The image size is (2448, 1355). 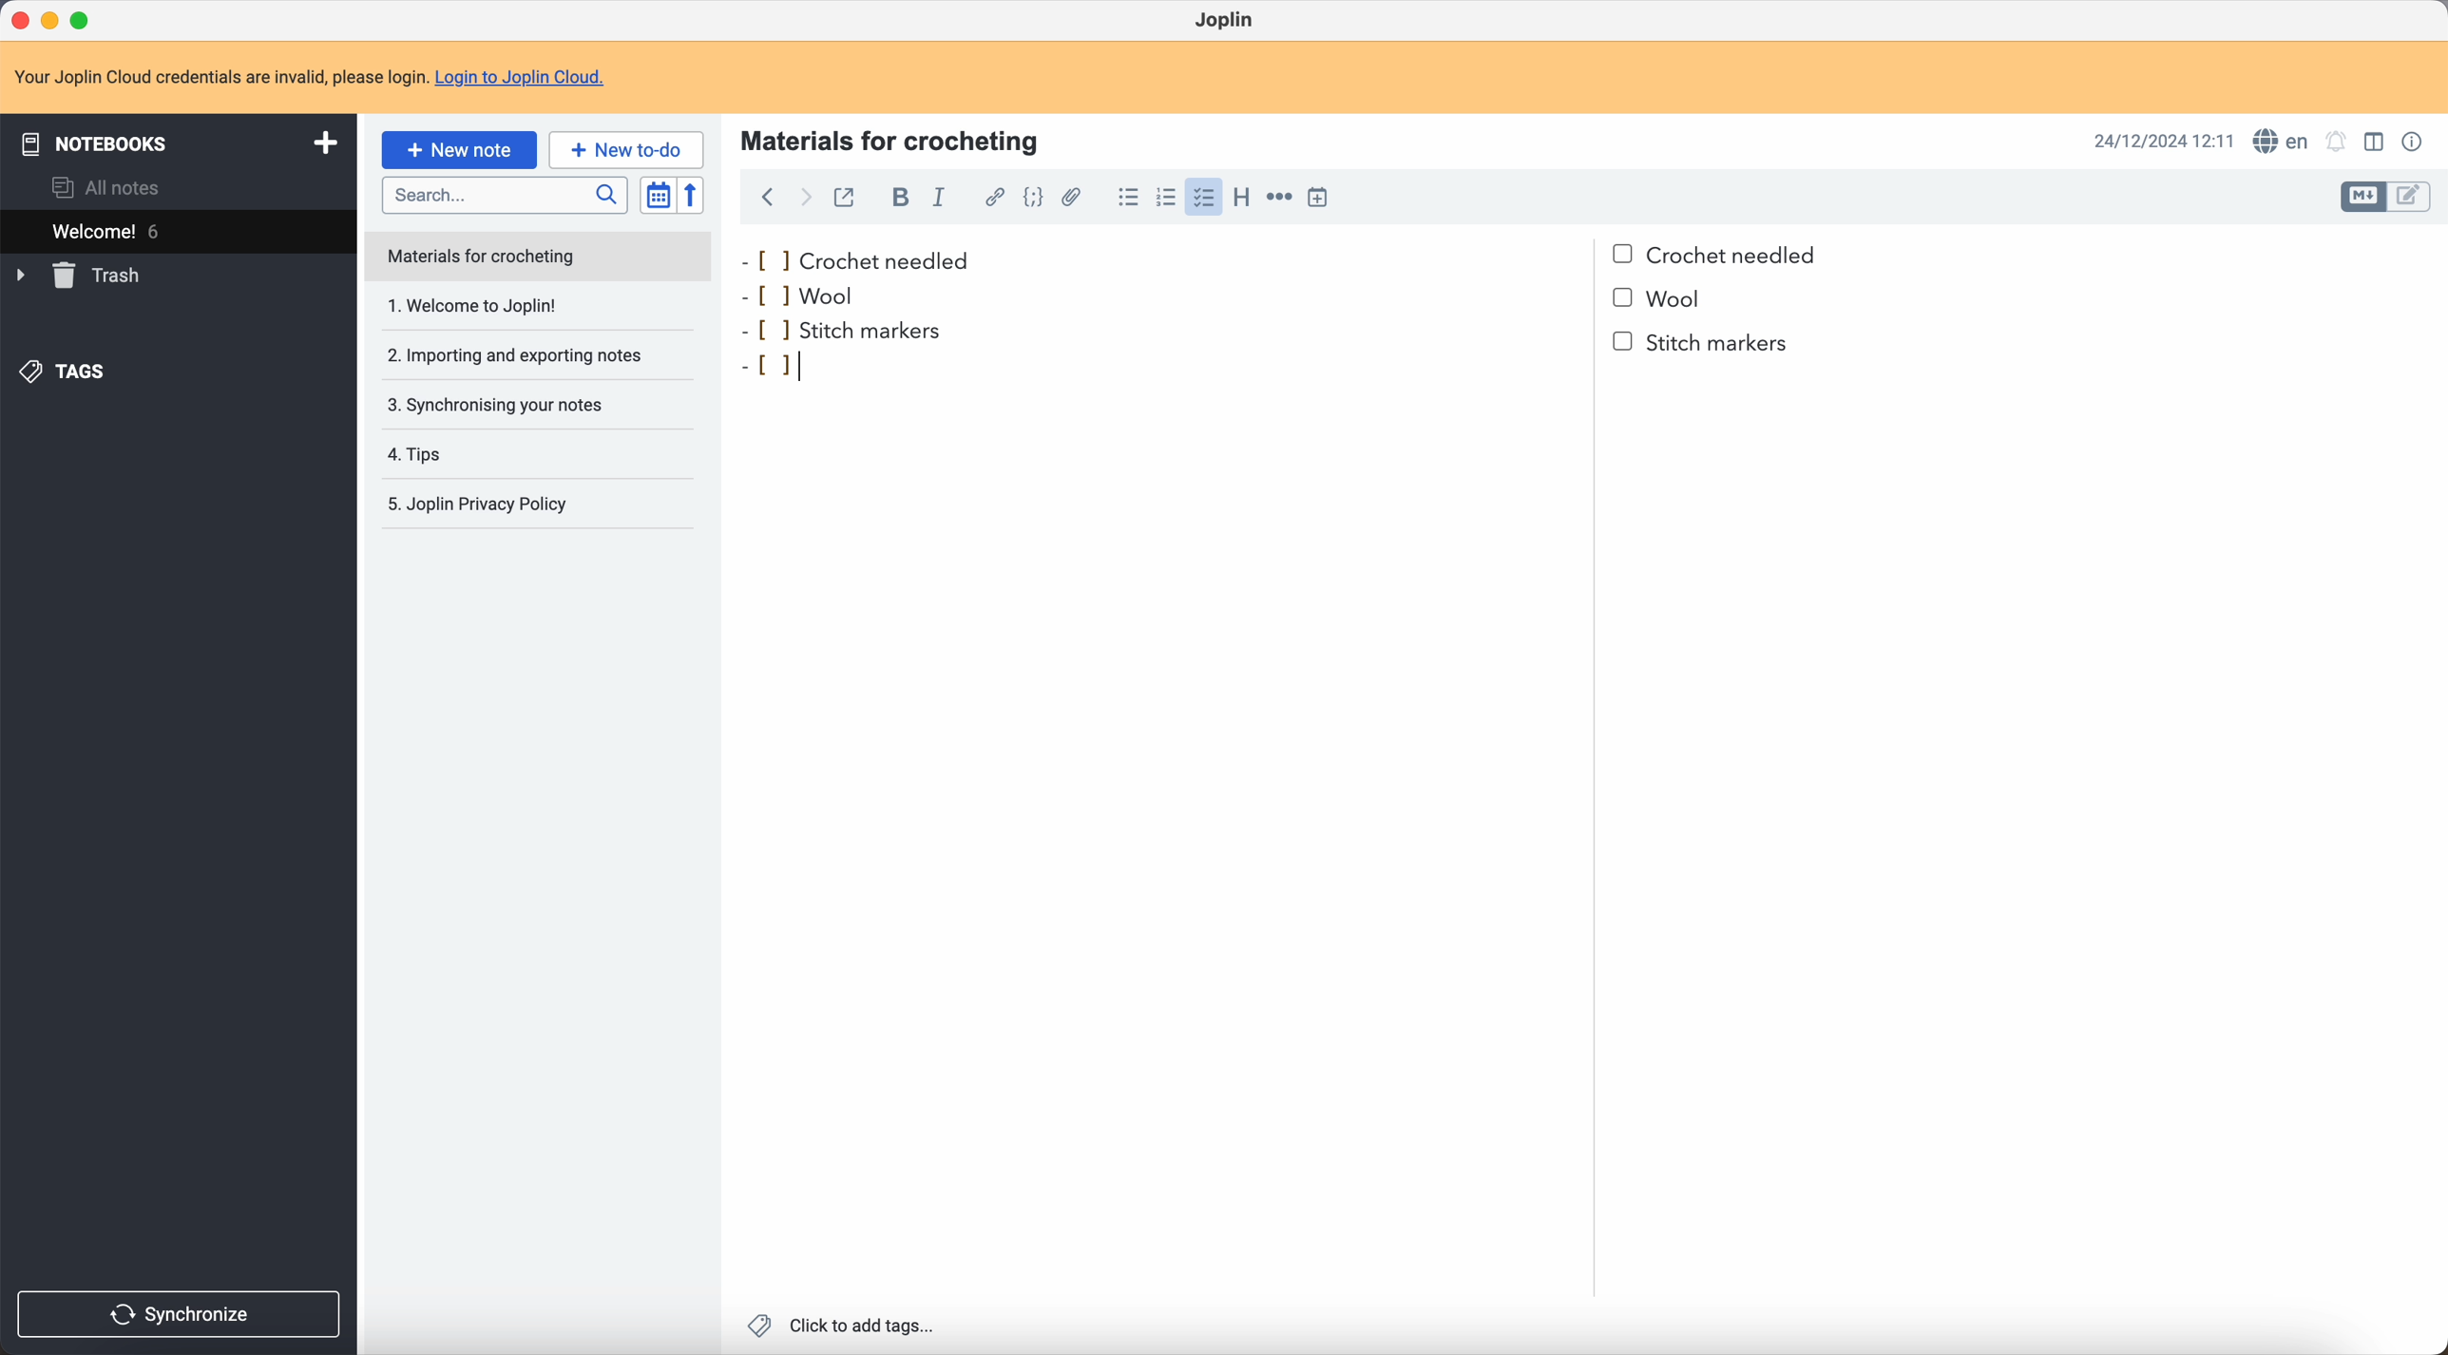 I want to click on bold, so click(x=895, y=198).